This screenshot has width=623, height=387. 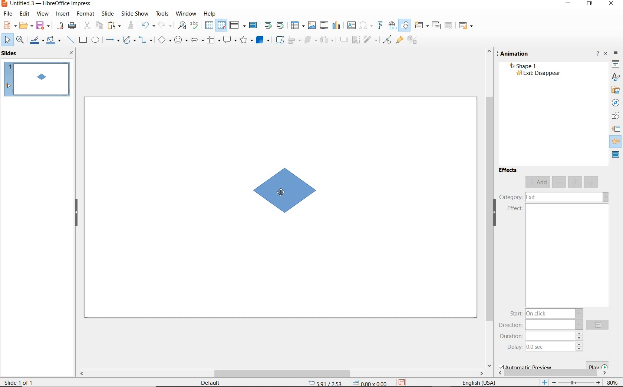 What do you see at coordinates (284, 190) in the screenshot?
I see `element` at bounding box center [284, 190].